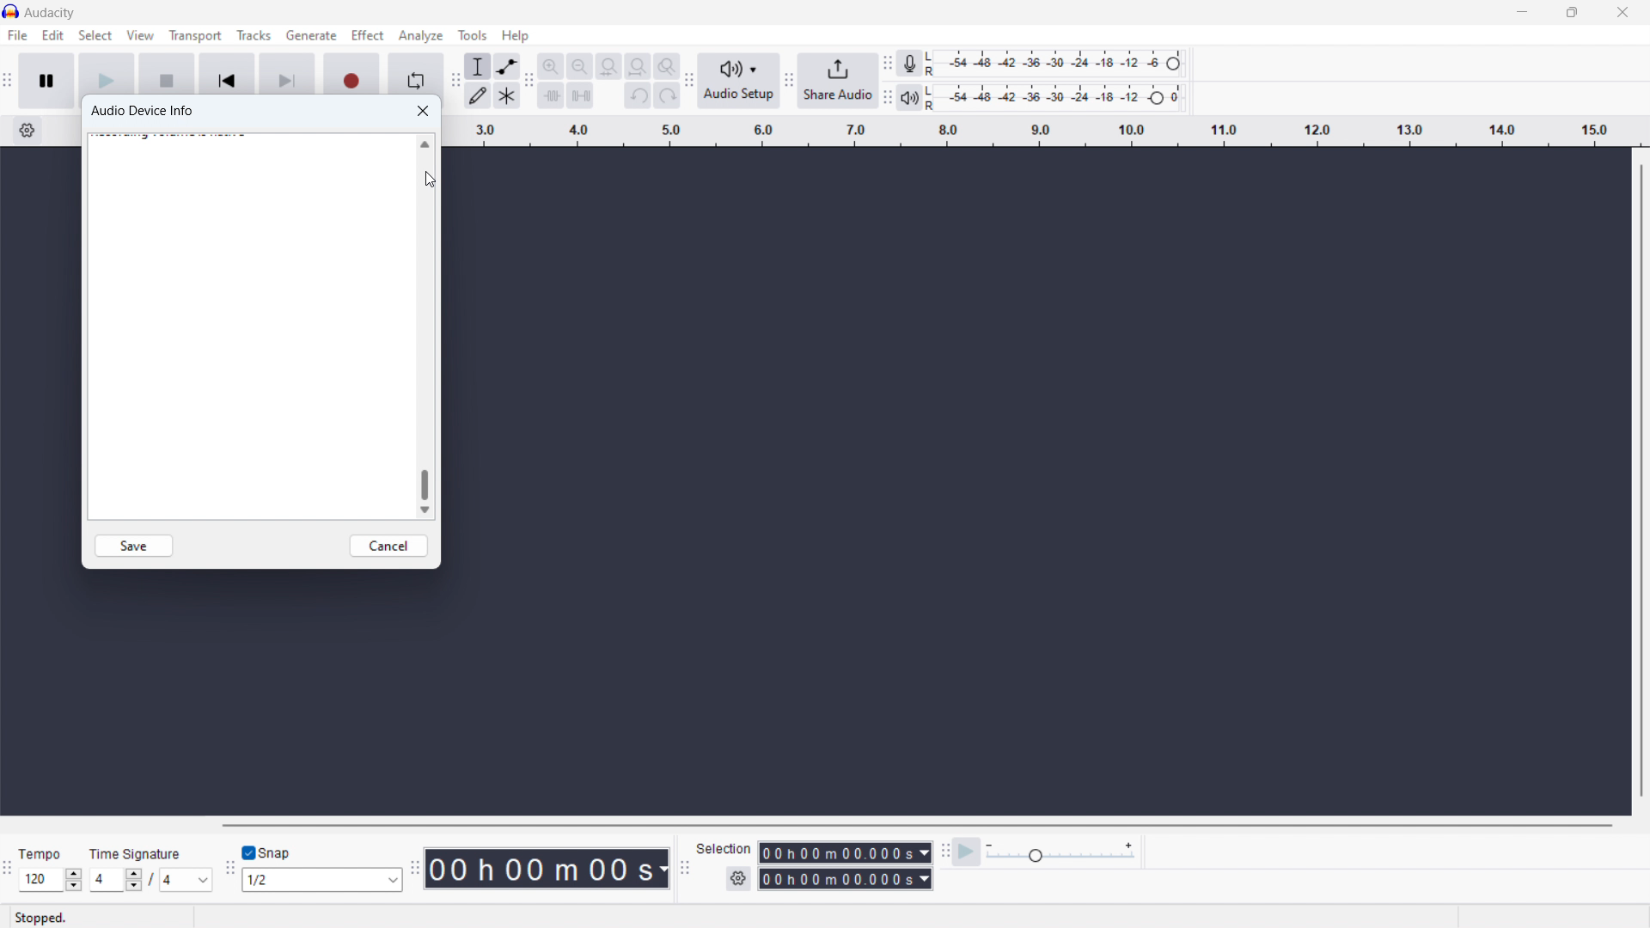 Image resolution: width=1650 pixels, height=928 pixels. I want to click on edit, so click(52, 35).